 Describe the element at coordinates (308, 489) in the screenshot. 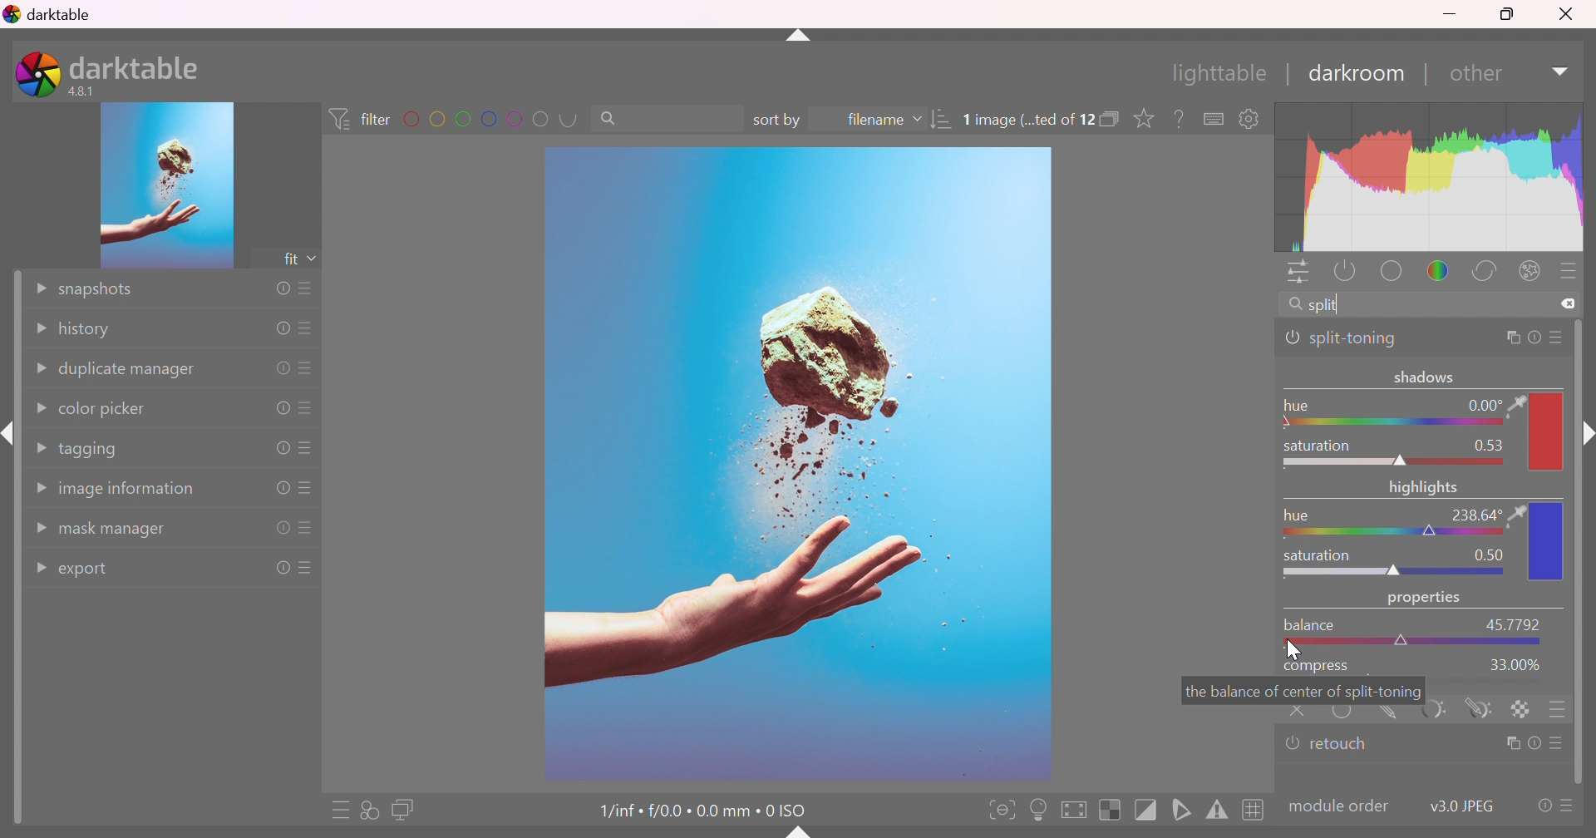

I see `presets` at that location.